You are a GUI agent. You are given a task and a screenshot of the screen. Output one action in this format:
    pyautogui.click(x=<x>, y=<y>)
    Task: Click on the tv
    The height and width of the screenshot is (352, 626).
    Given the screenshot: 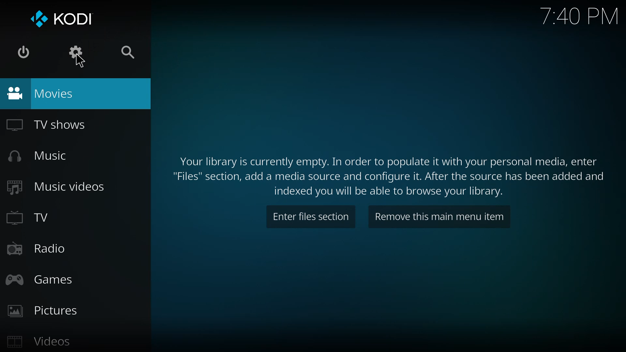 What is the action you would take?
    pyautogui.click(x=31, y=218)
    